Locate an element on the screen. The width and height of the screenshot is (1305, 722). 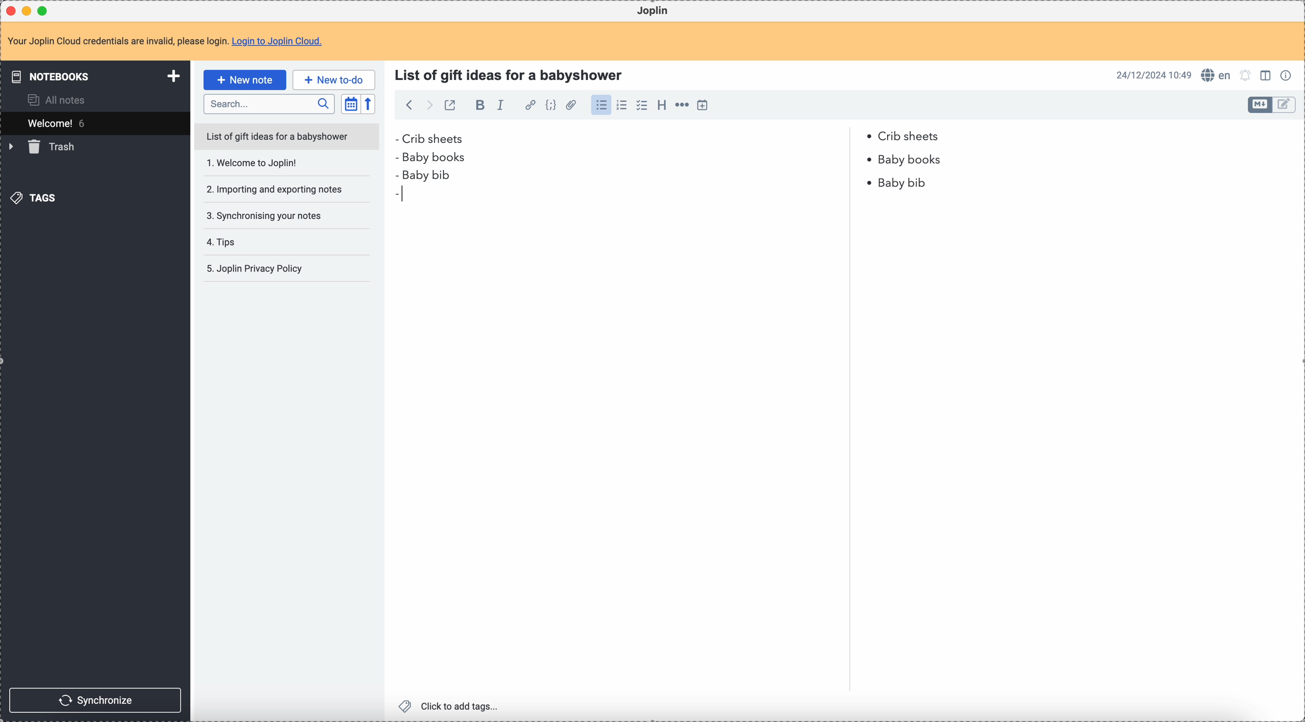
importing and exporting notes is located at coordinates (274, 189).